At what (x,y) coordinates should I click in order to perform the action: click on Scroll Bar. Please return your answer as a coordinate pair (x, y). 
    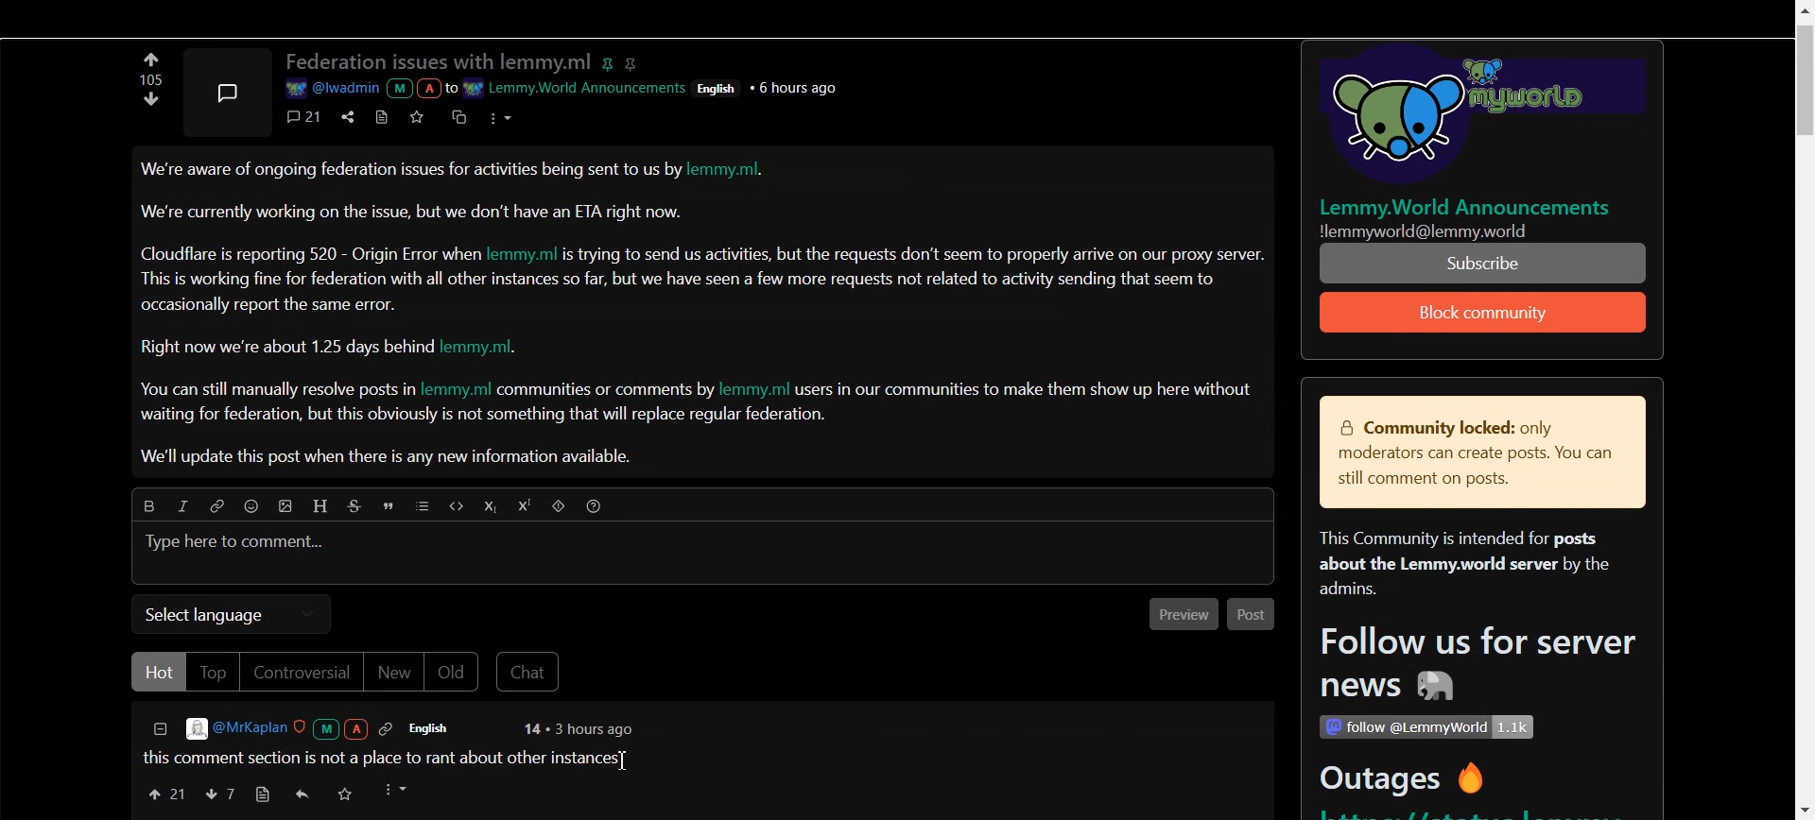
    Looking at the image, I should click on (1803, 410).